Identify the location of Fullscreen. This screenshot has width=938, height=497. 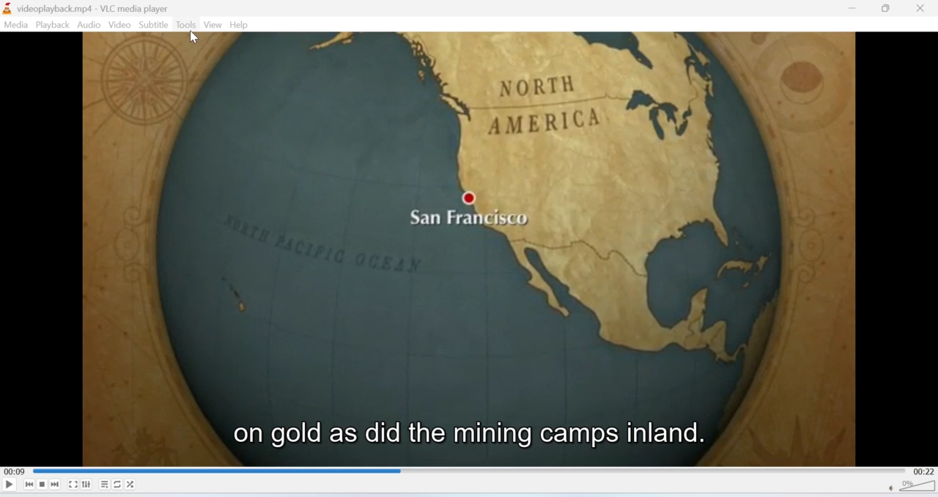
(73, 485).